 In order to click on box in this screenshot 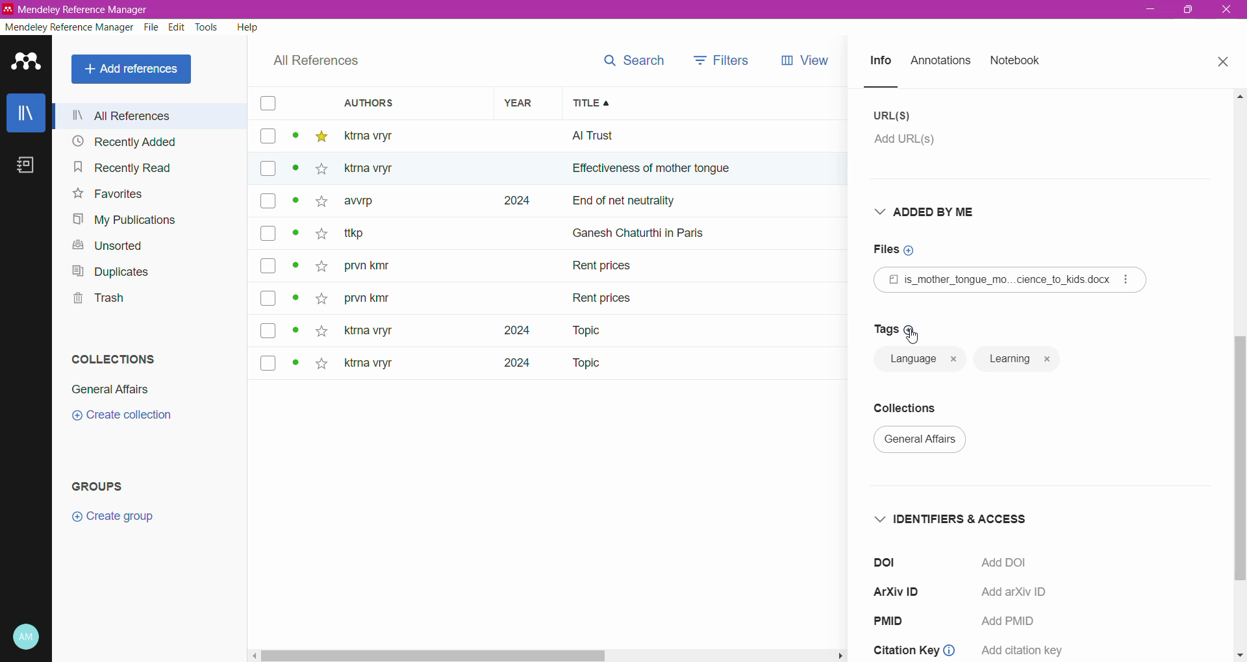, I will do `click(266, 104)`.